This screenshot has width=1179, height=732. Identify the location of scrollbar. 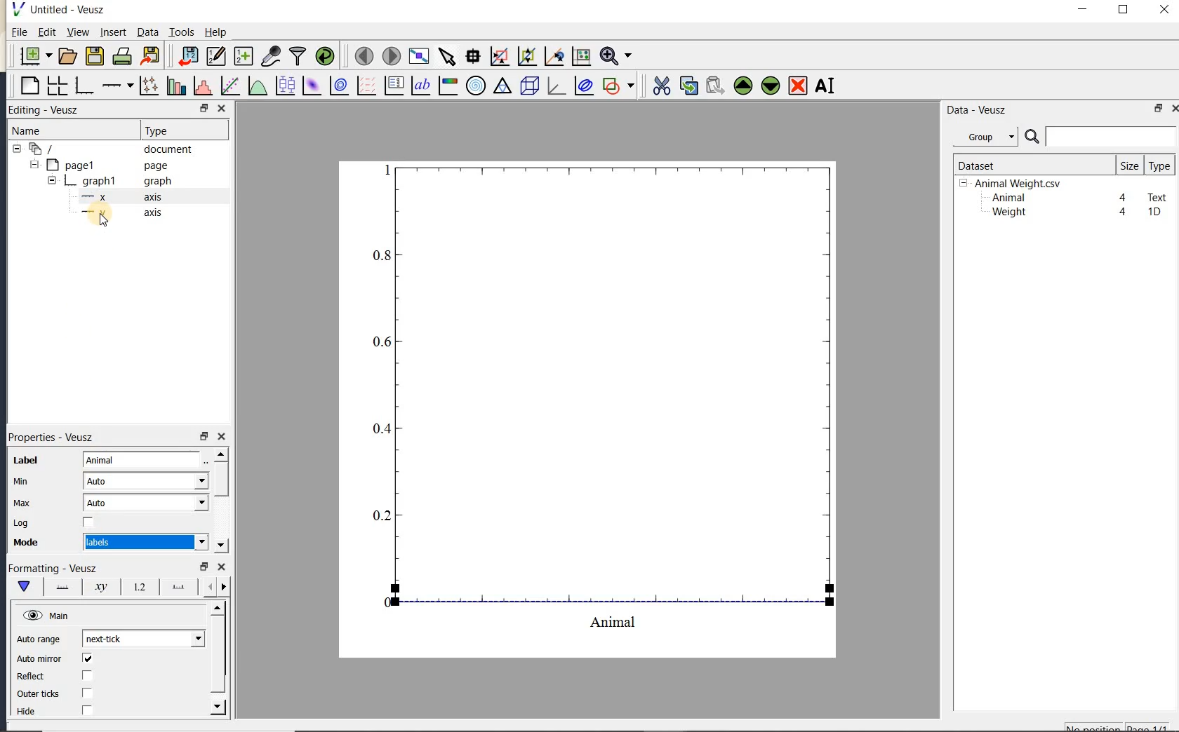
(220, 500).